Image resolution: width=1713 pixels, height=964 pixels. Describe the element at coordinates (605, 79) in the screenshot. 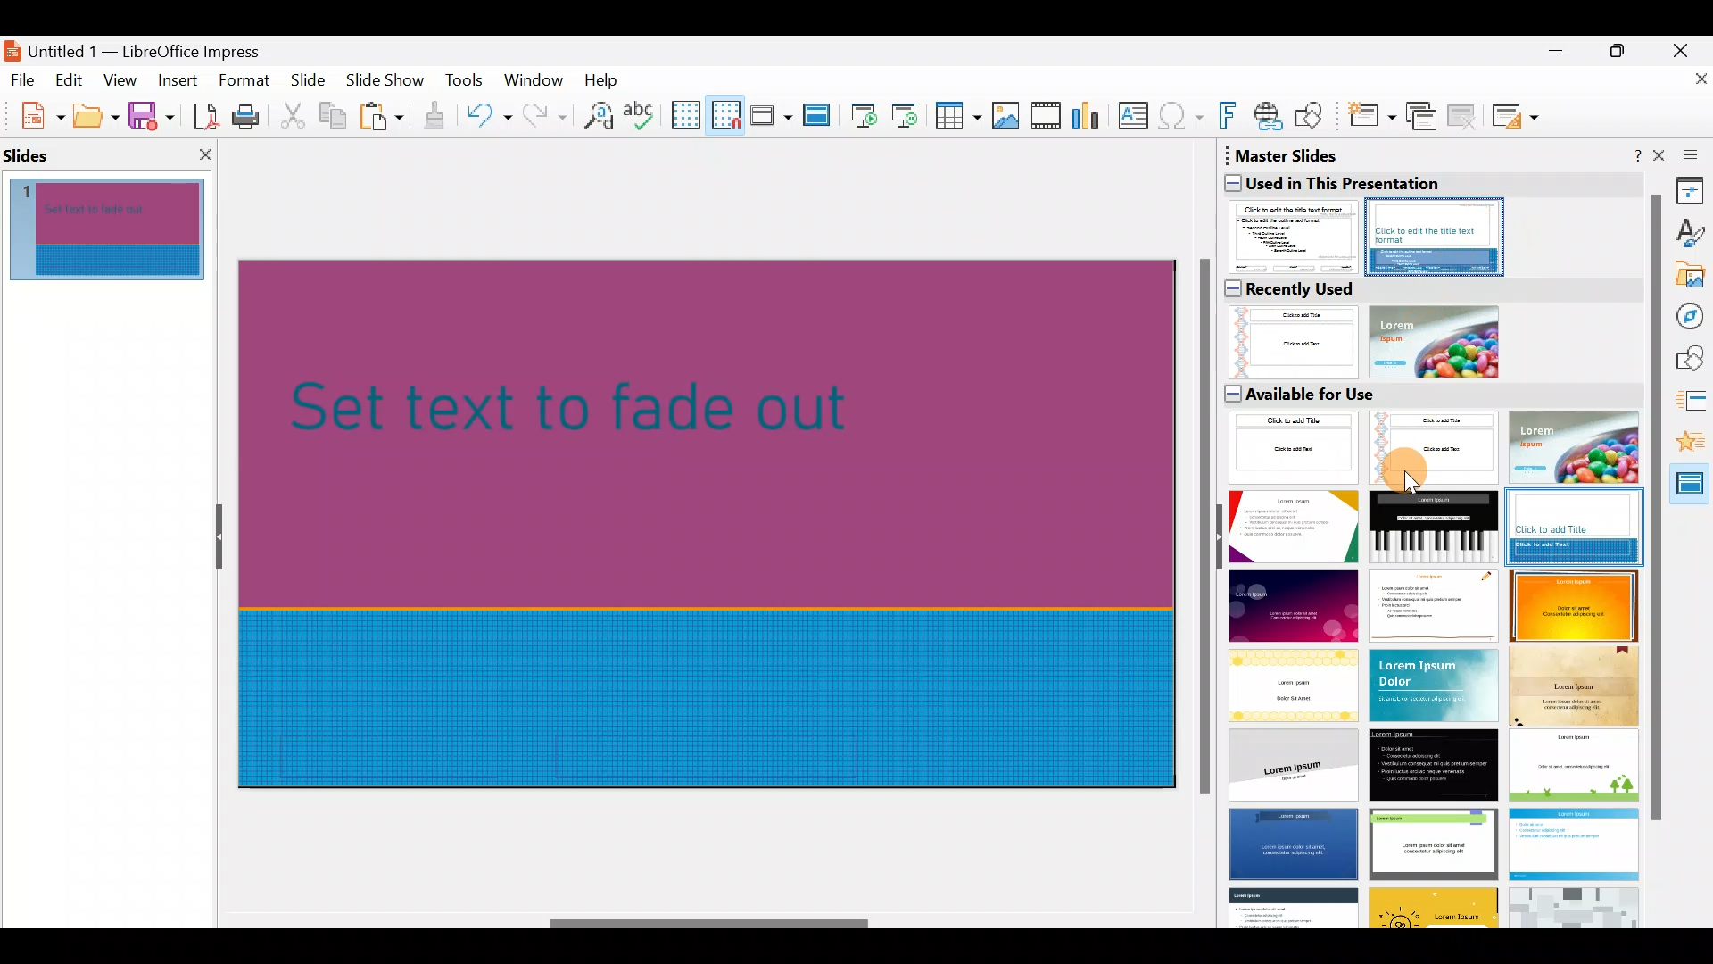

I see `Help` at that location.